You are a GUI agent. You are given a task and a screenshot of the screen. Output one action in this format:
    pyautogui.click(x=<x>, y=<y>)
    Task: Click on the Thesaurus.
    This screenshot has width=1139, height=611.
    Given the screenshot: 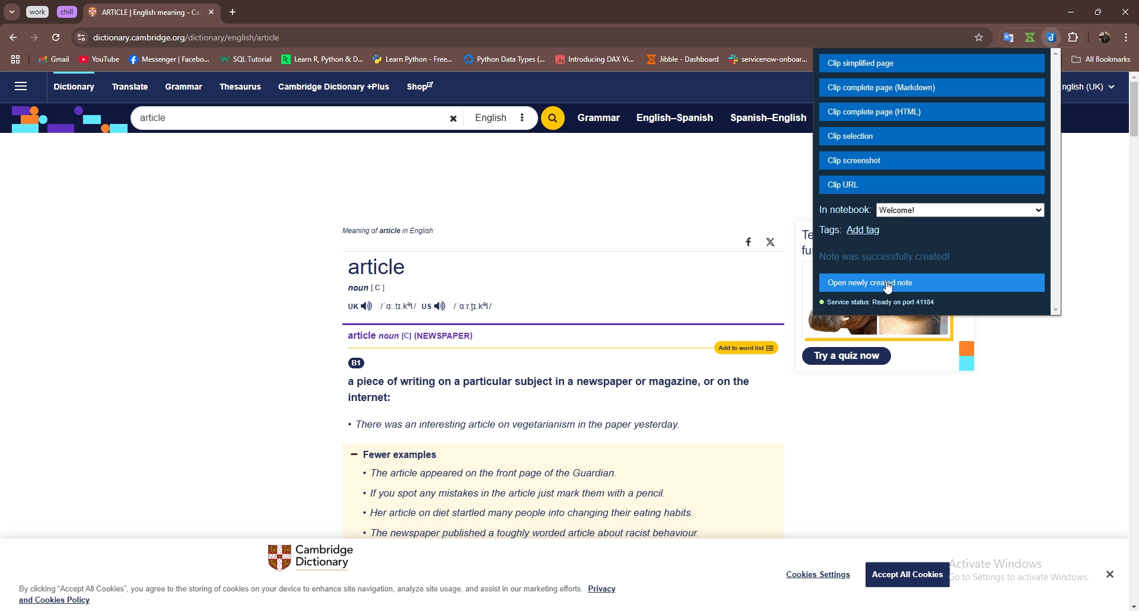 What is the action you would take?
    pyautogui.click(x=244, y=87)
    